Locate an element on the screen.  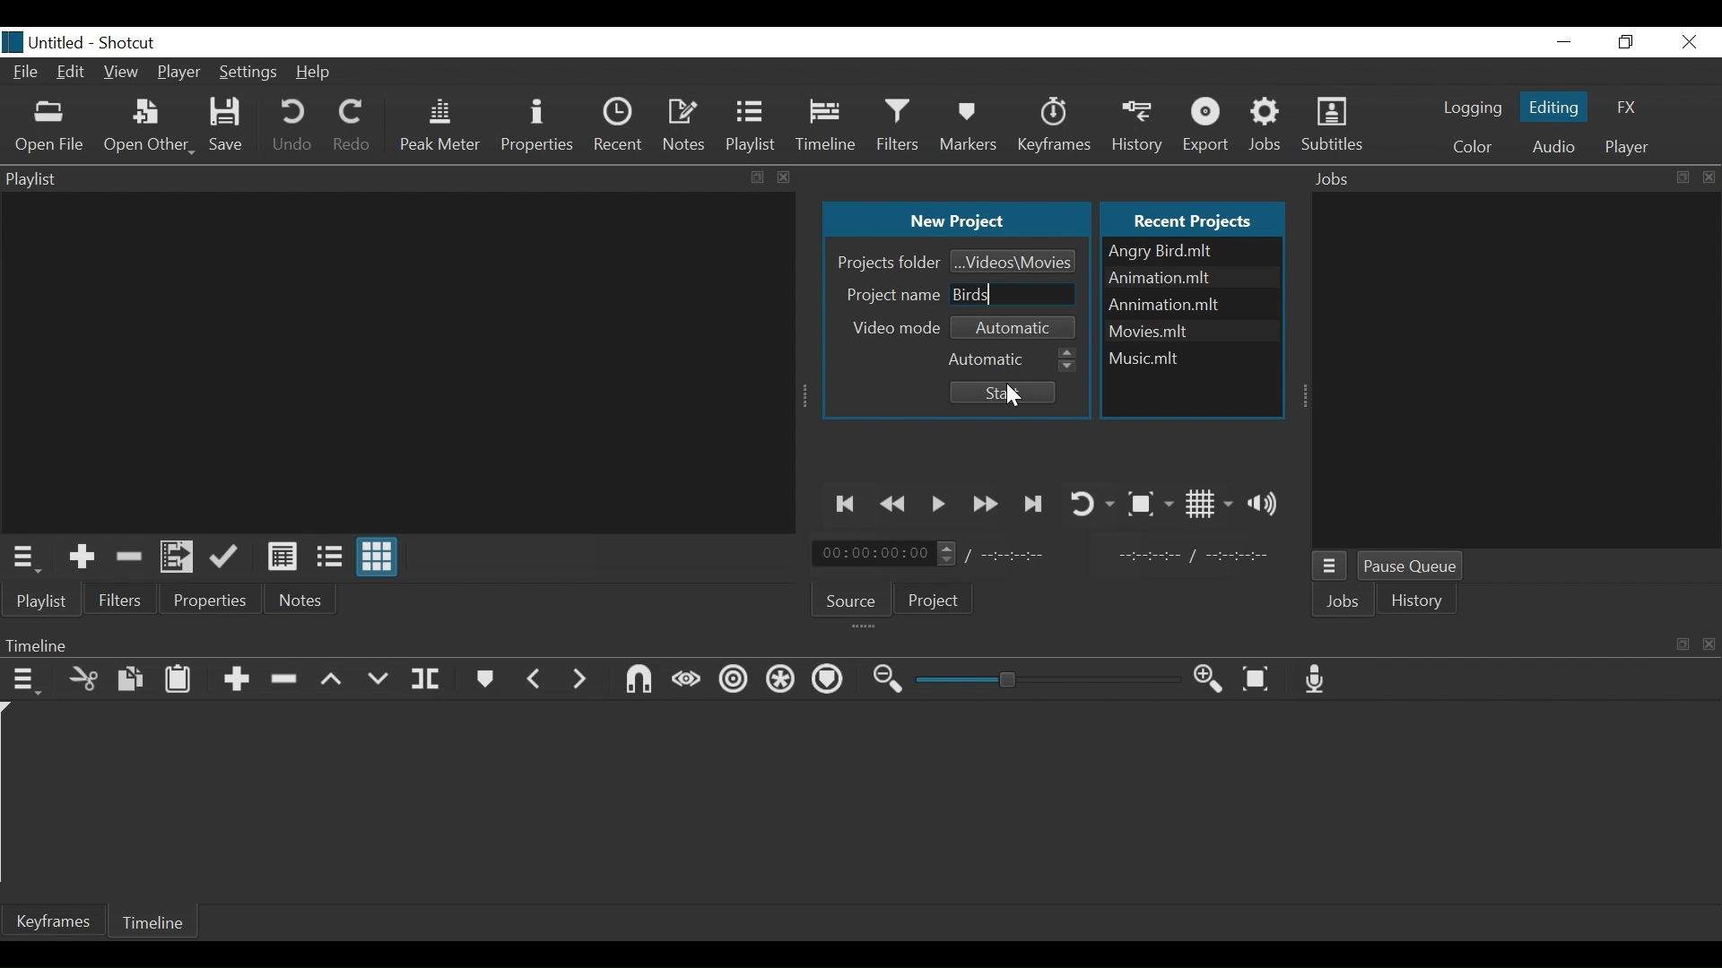
File name is located at coordinates (1190, 355).